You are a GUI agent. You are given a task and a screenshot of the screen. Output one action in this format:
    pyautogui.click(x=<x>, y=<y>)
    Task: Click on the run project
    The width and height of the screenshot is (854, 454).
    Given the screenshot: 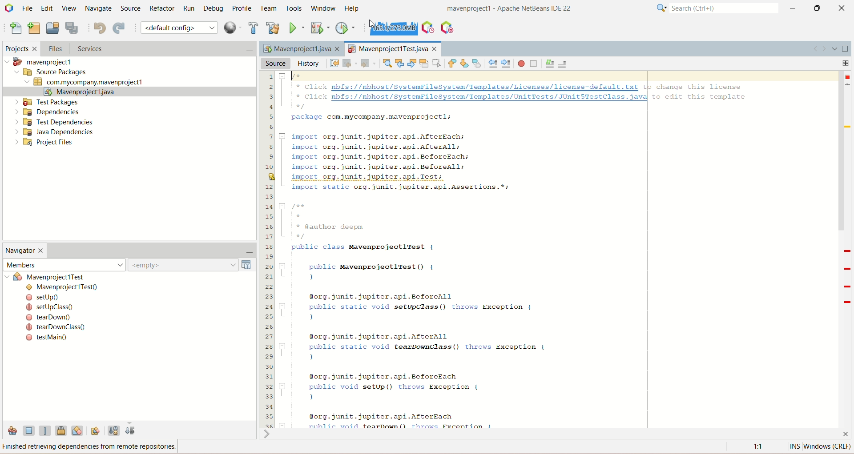 What is the action you would take?
    pyautogui.click(x=297, y=27)
    